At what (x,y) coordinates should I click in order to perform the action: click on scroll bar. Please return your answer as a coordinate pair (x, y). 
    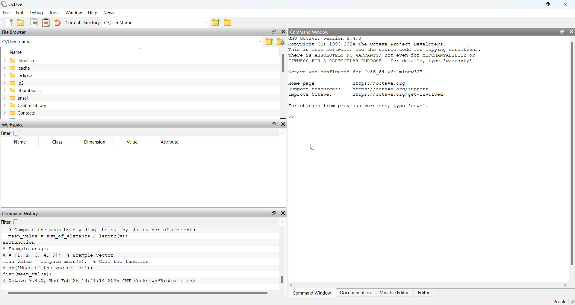
    Looking at the image, I should click on (139, 293).